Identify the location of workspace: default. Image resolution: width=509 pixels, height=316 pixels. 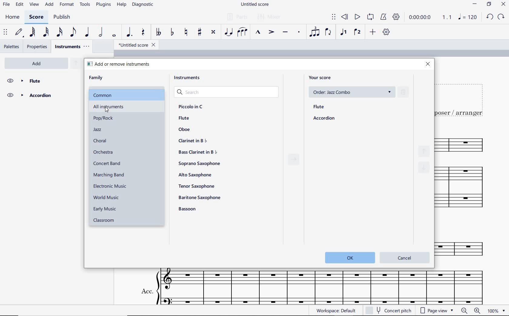
(335, 310).